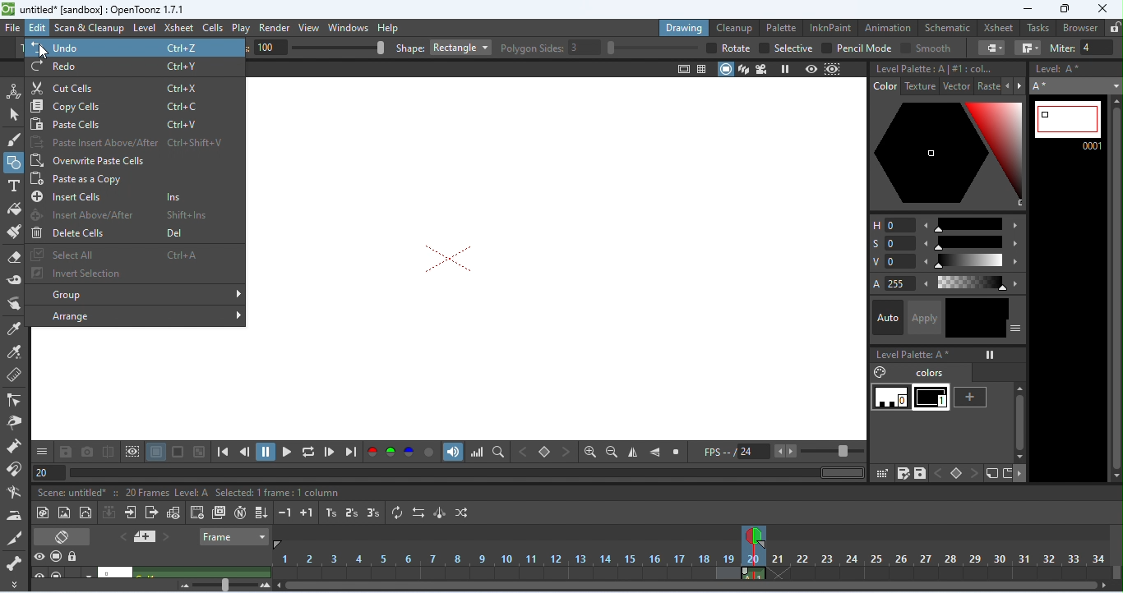 The image size is (1123, 593). What do you see at coordinates (129, 178) in the screenshot?
I see `paste as a copy` at bounding box center [129, 178].